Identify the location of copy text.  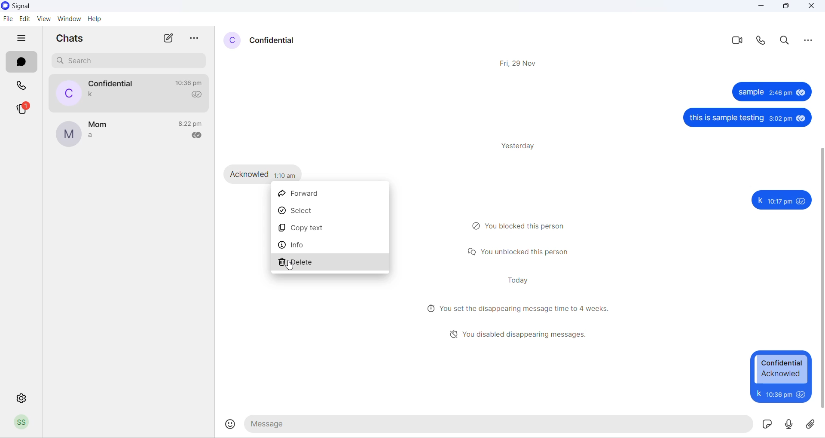
(331, 228).